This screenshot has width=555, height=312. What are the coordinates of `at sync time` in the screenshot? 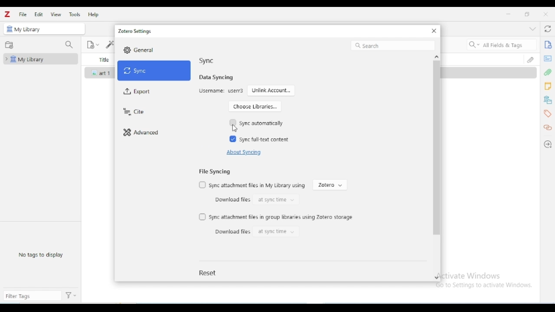 It's located at (276, 199).